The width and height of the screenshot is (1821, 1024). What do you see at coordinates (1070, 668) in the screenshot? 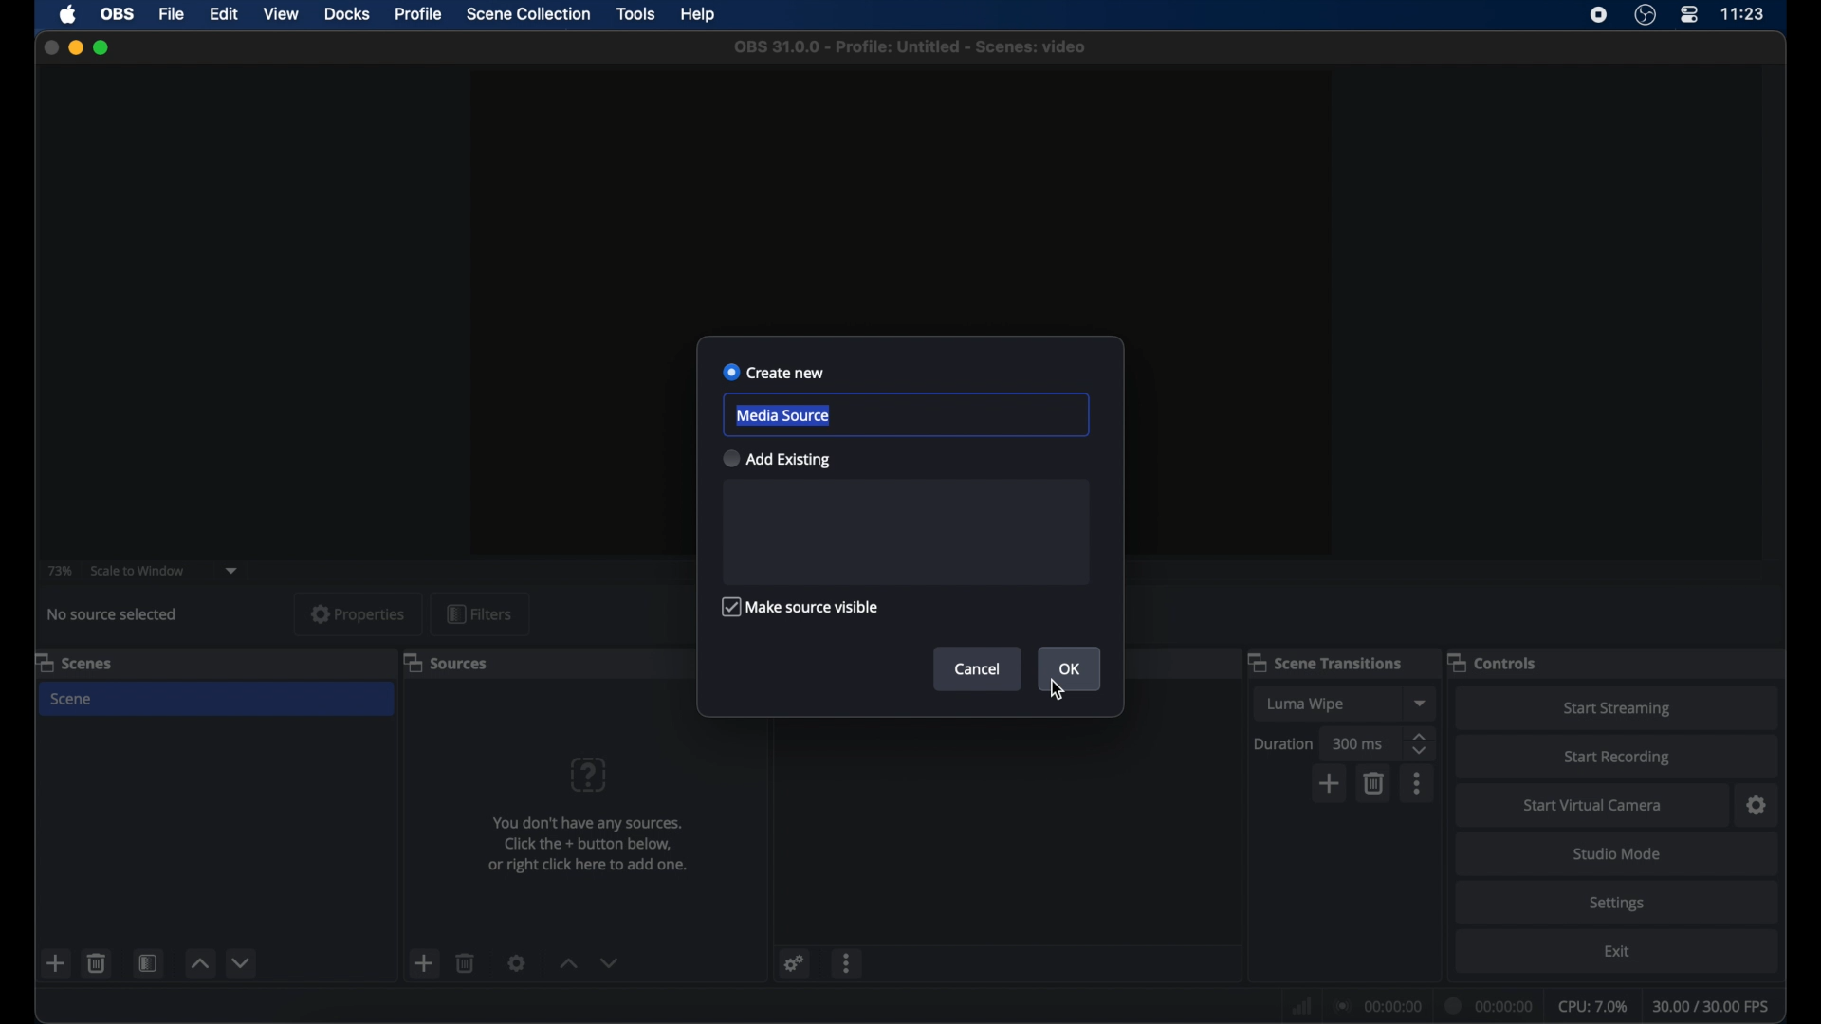
I see `ok ` at bounding box center [1070, 668].